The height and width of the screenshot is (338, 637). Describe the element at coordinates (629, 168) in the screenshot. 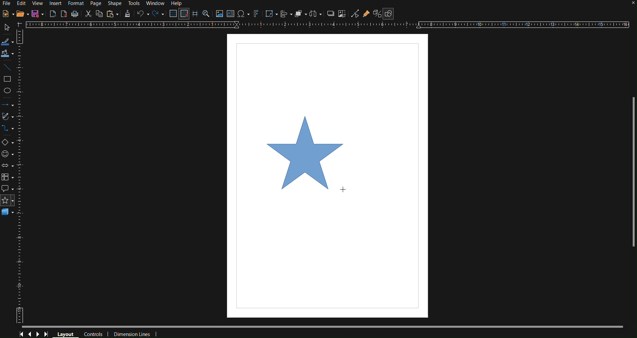

I see `Scrollbar` at that location.